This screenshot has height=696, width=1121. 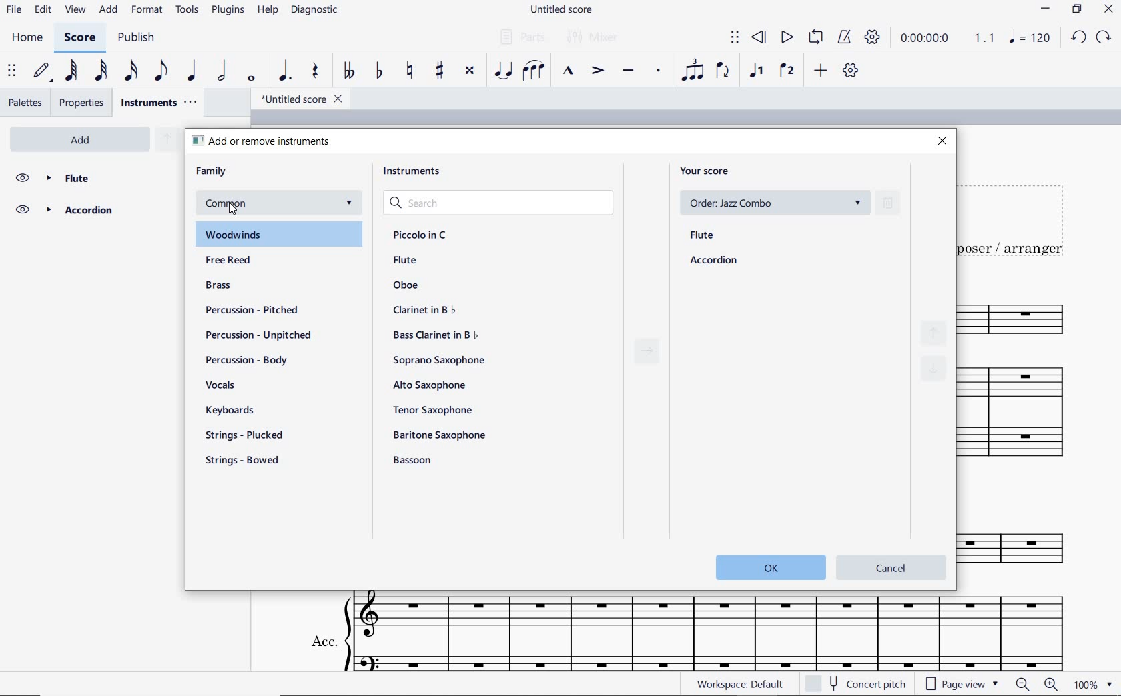 I want to click on UNDO, so click(x=1078, y=37).